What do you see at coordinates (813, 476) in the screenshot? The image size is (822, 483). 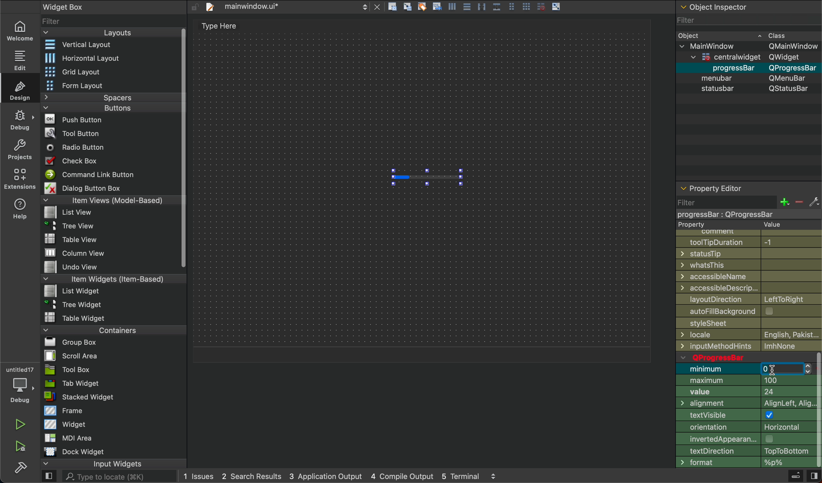 I see `close sidebar` at bounding box center [813, 476].